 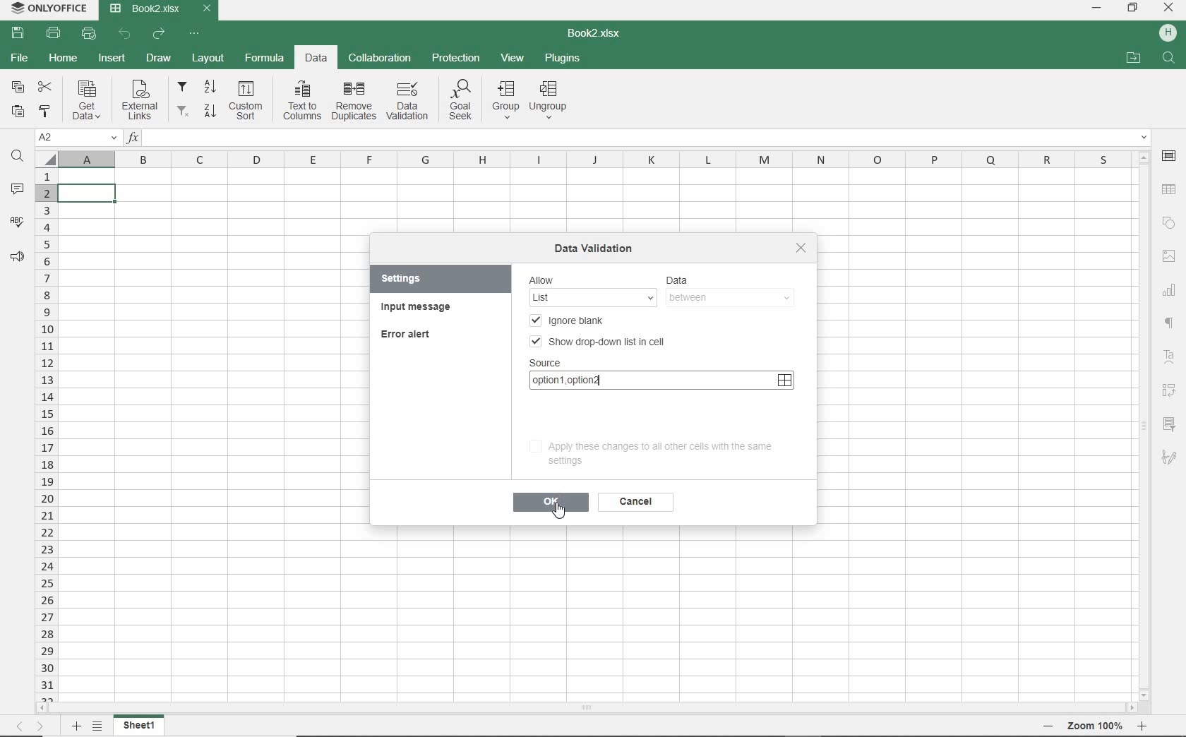 What do you see at coordinates (514, 57) in the screenshot?
I see `VIEW` at bounding box center [514, 57].